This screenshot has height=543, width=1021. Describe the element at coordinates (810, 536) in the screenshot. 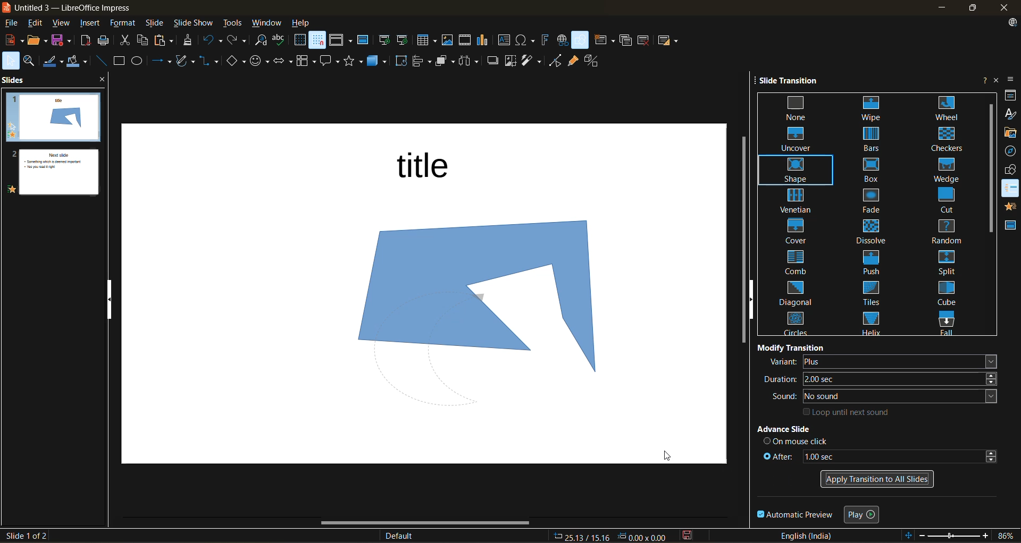

I see `text language` at that location.